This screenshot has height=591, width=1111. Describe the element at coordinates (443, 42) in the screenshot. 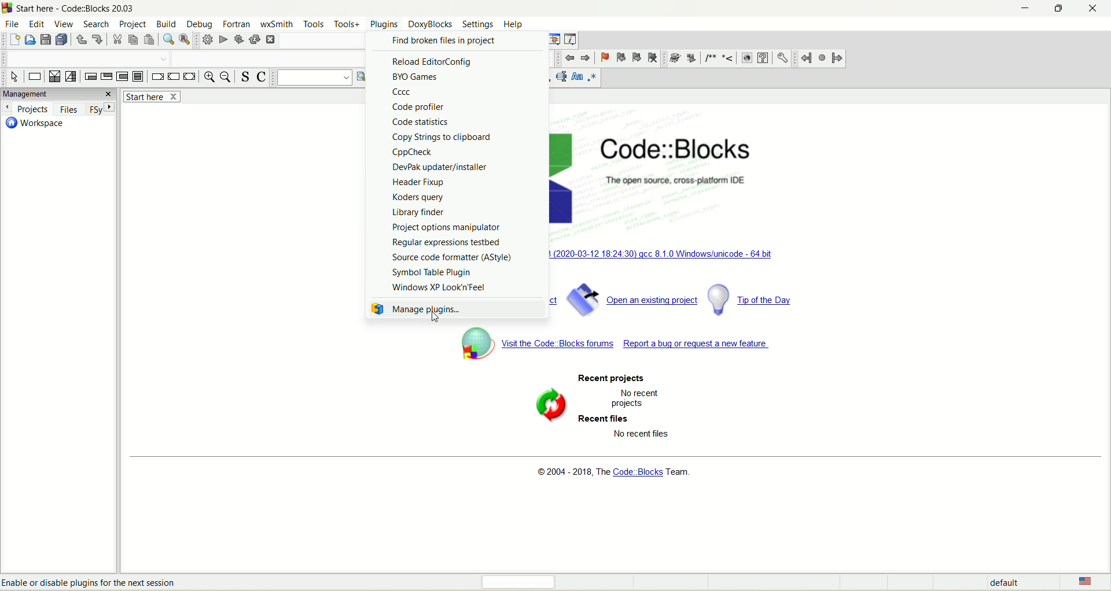

I see `find broken files in project` at that location.